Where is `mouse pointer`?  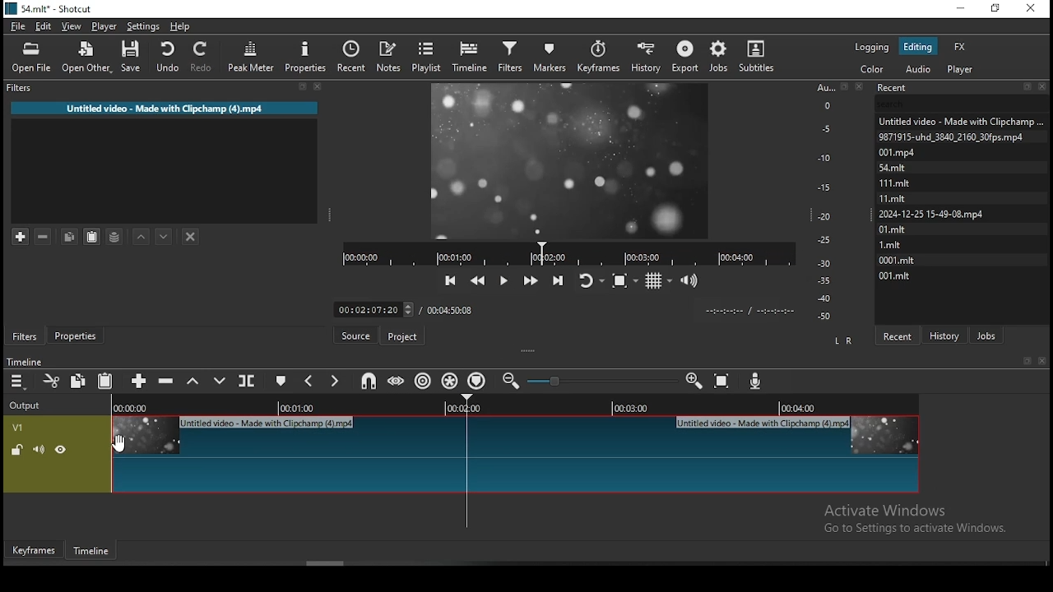 mouse pointer is located at coordinates (124, 443).